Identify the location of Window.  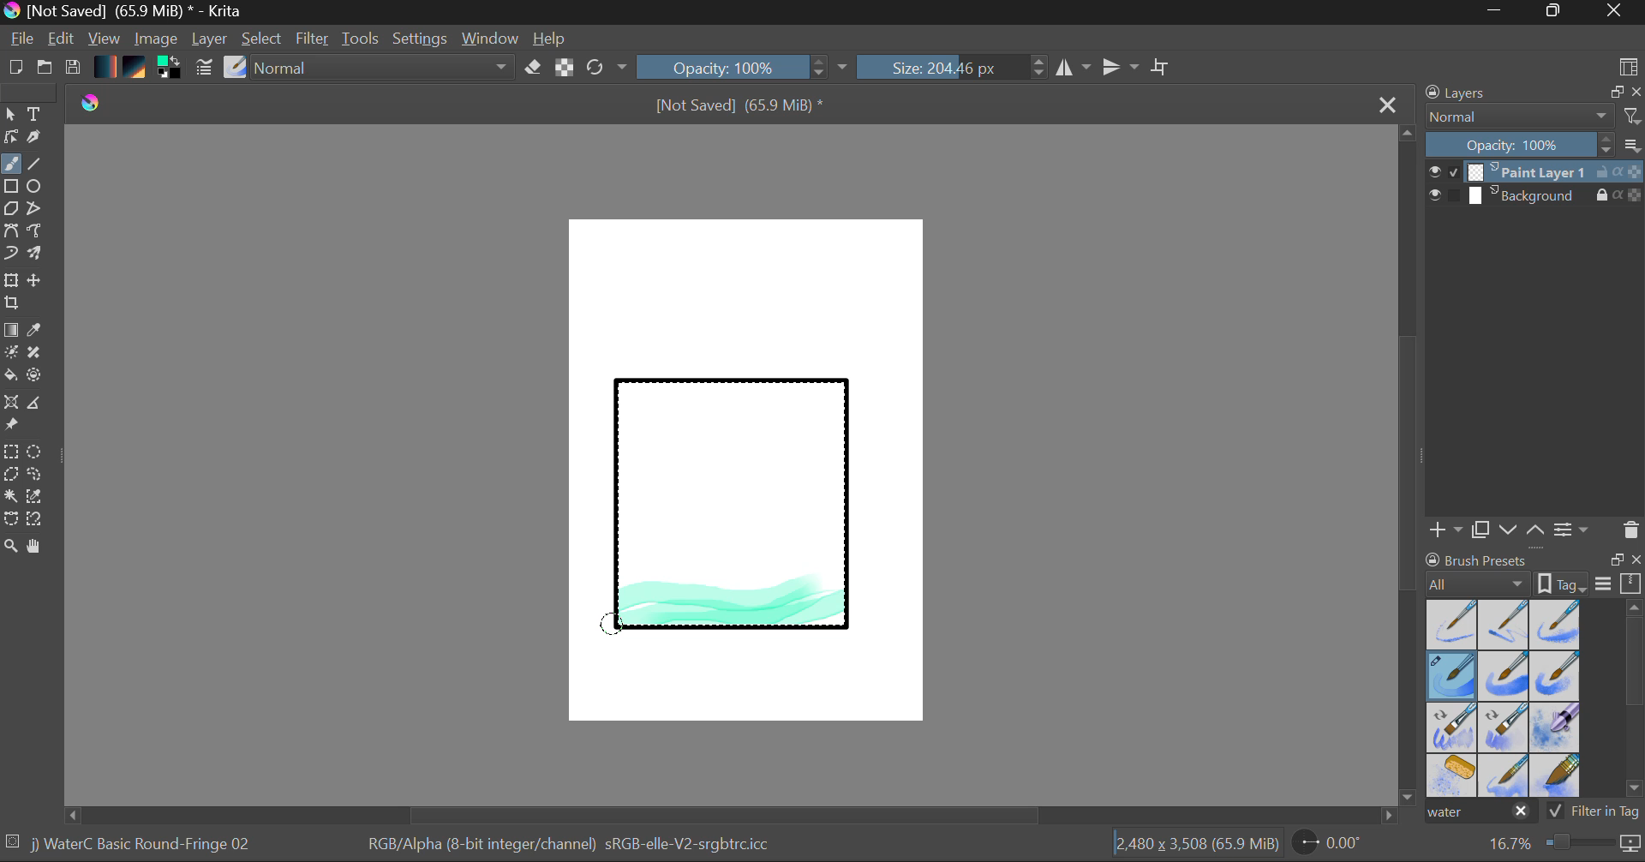
(493, 39).